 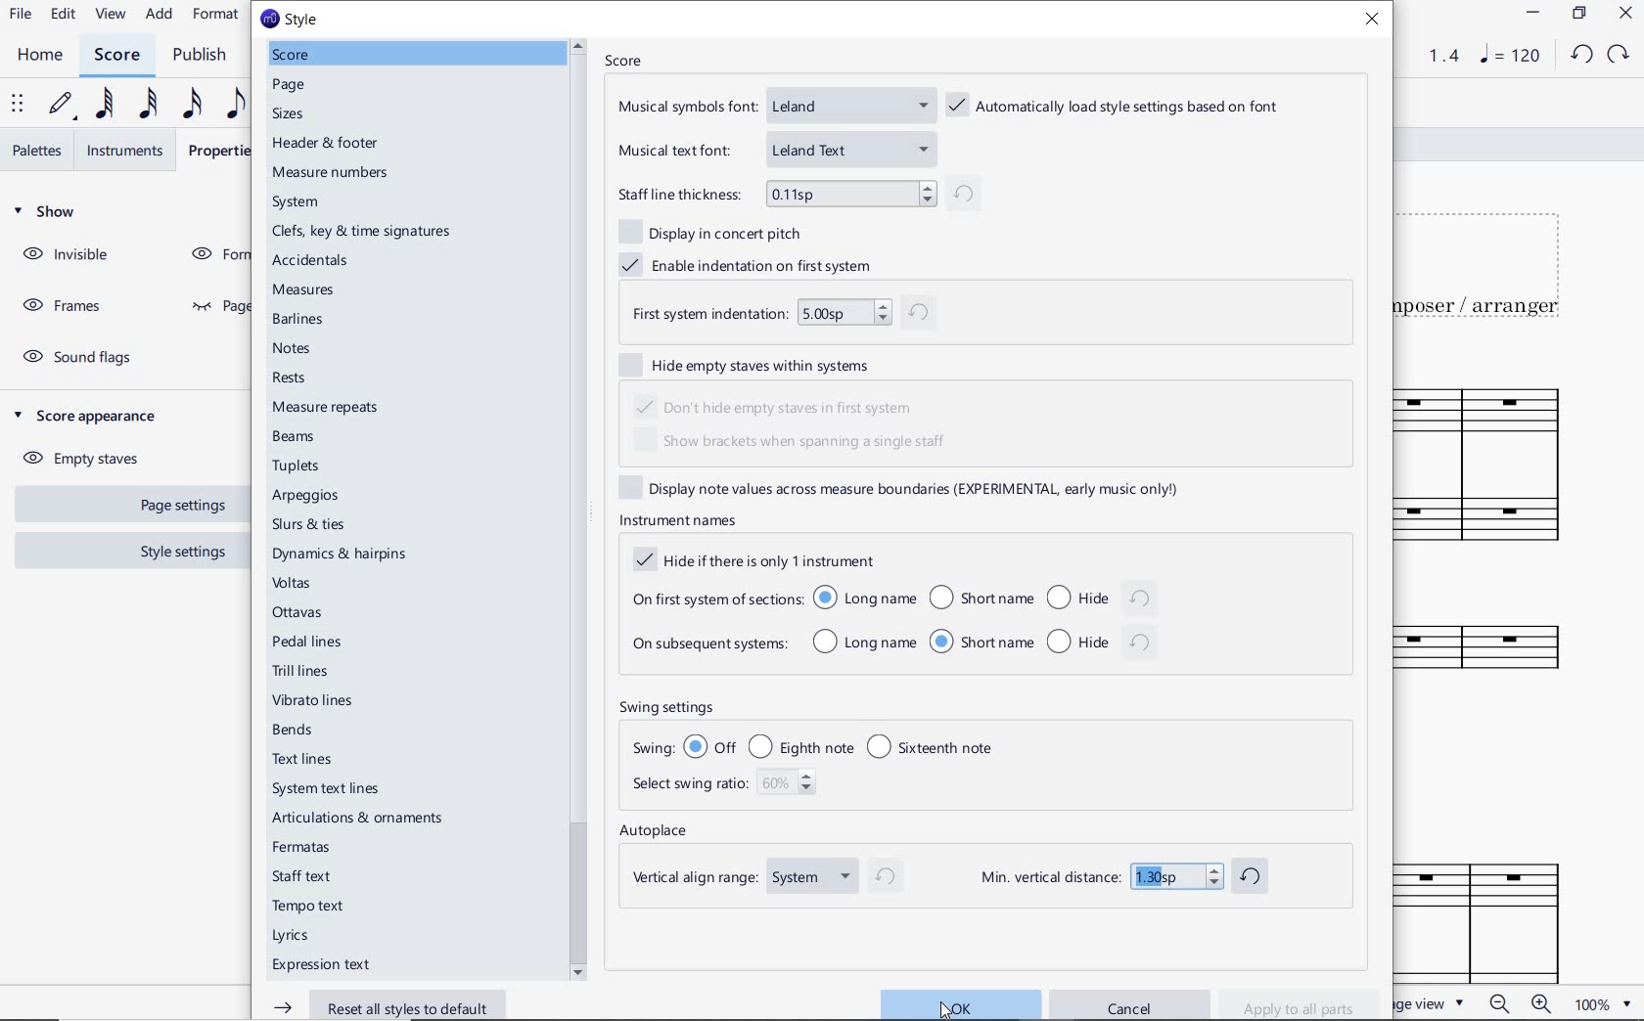 I want to click on ENABLE INDENTATION ON FIRST SYSTEM, so click(x=754, y=262).